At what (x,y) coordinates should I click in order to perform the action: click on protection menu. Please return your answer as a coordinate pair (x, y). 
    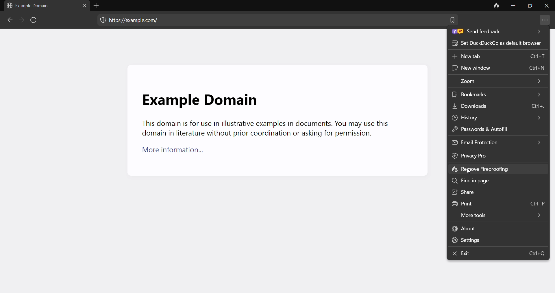
    Looking at the image, I should click on (100, 21).